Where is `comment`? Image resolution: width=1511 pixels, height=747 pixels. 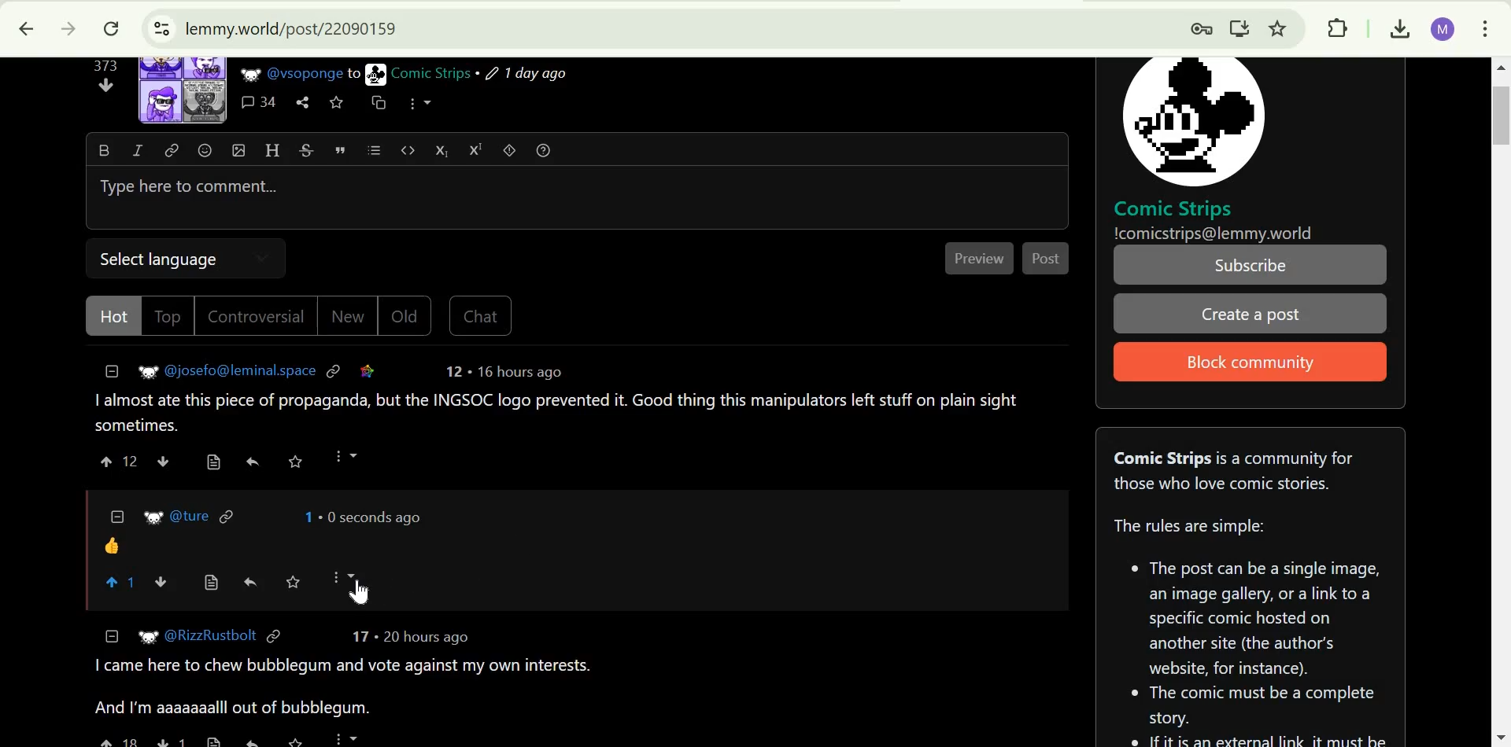 comment is located at coordinates (112, 546).